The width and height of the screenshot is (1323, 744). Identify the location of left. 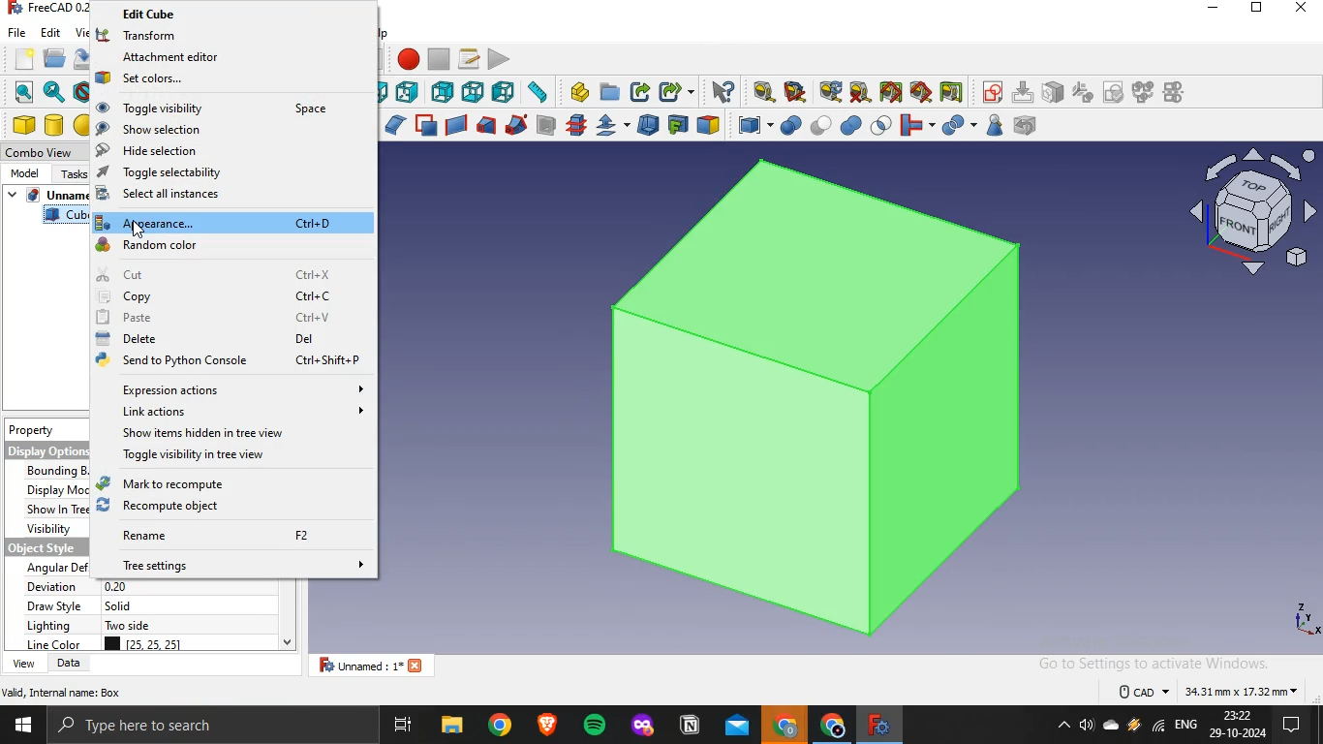
(504, 91).